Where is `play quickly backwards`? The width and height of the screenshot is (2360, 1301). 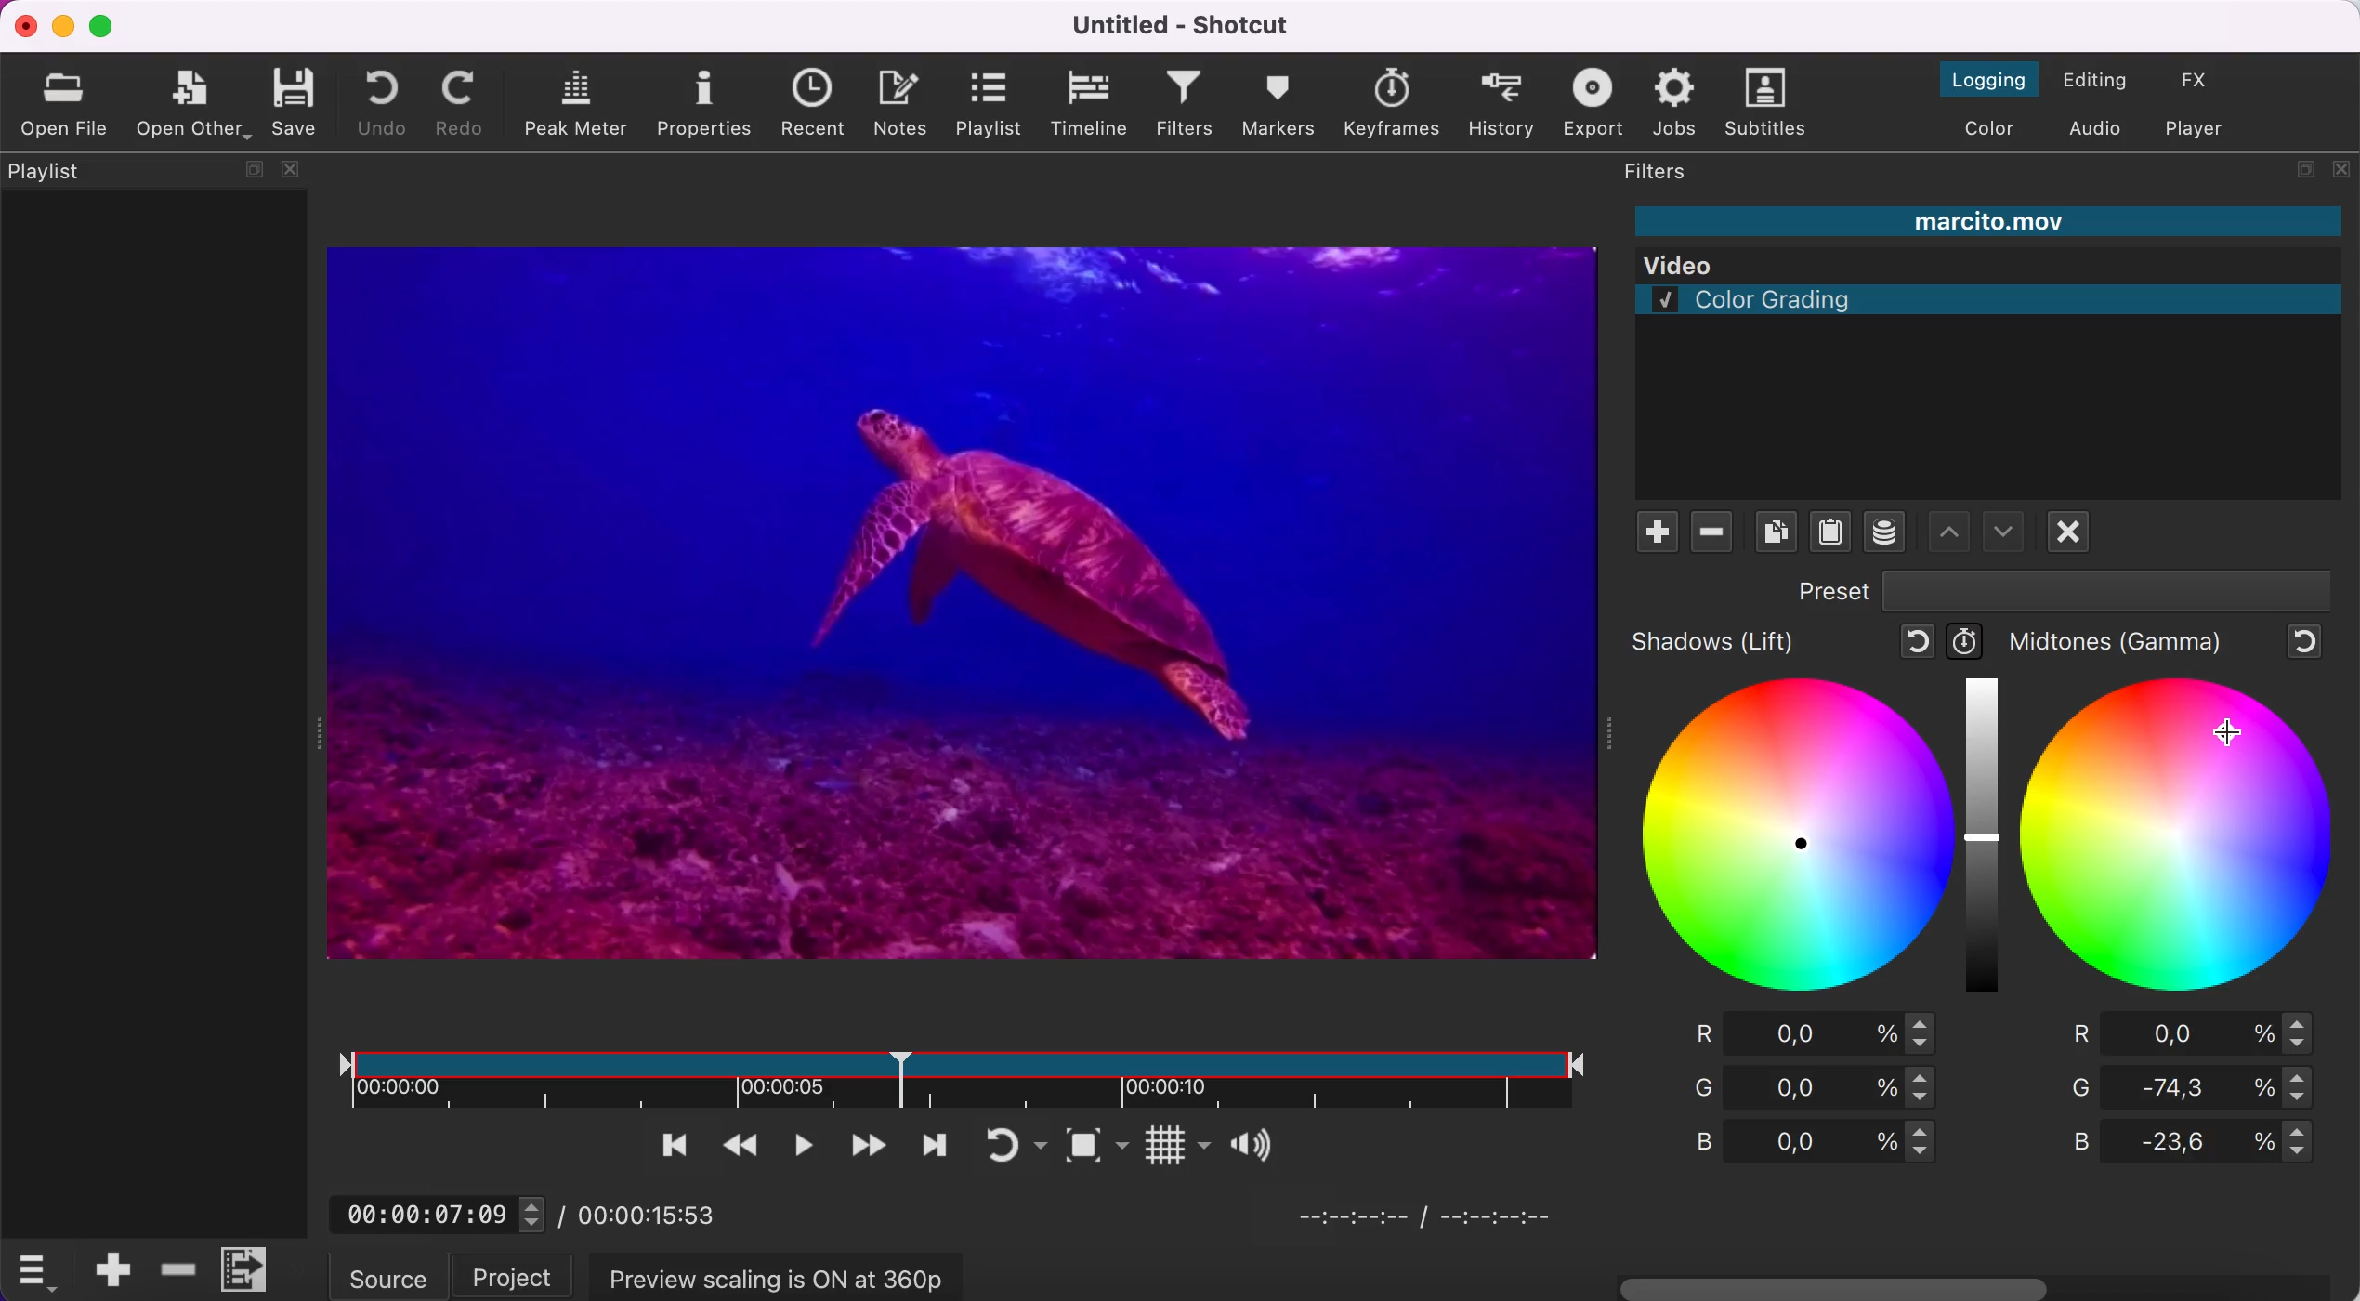
play quickly backwards is located at coordinates (736, 1145).